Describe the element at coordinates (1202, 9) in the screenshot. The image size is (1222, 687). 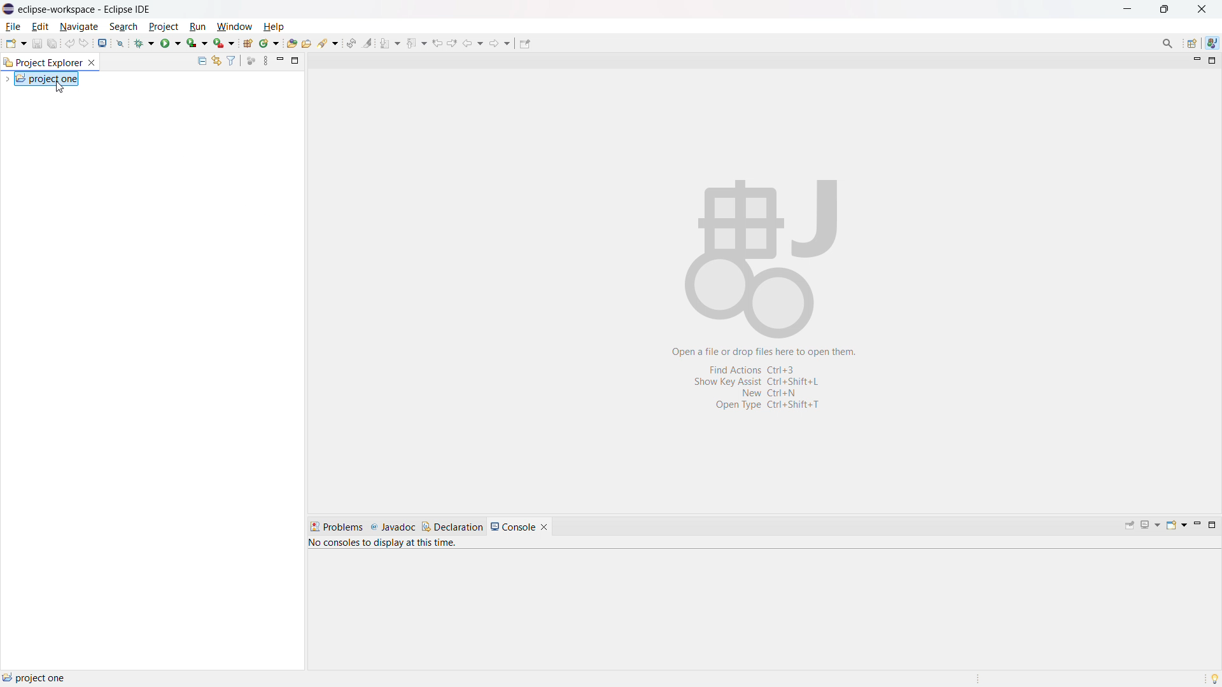
I see `close` at that location.